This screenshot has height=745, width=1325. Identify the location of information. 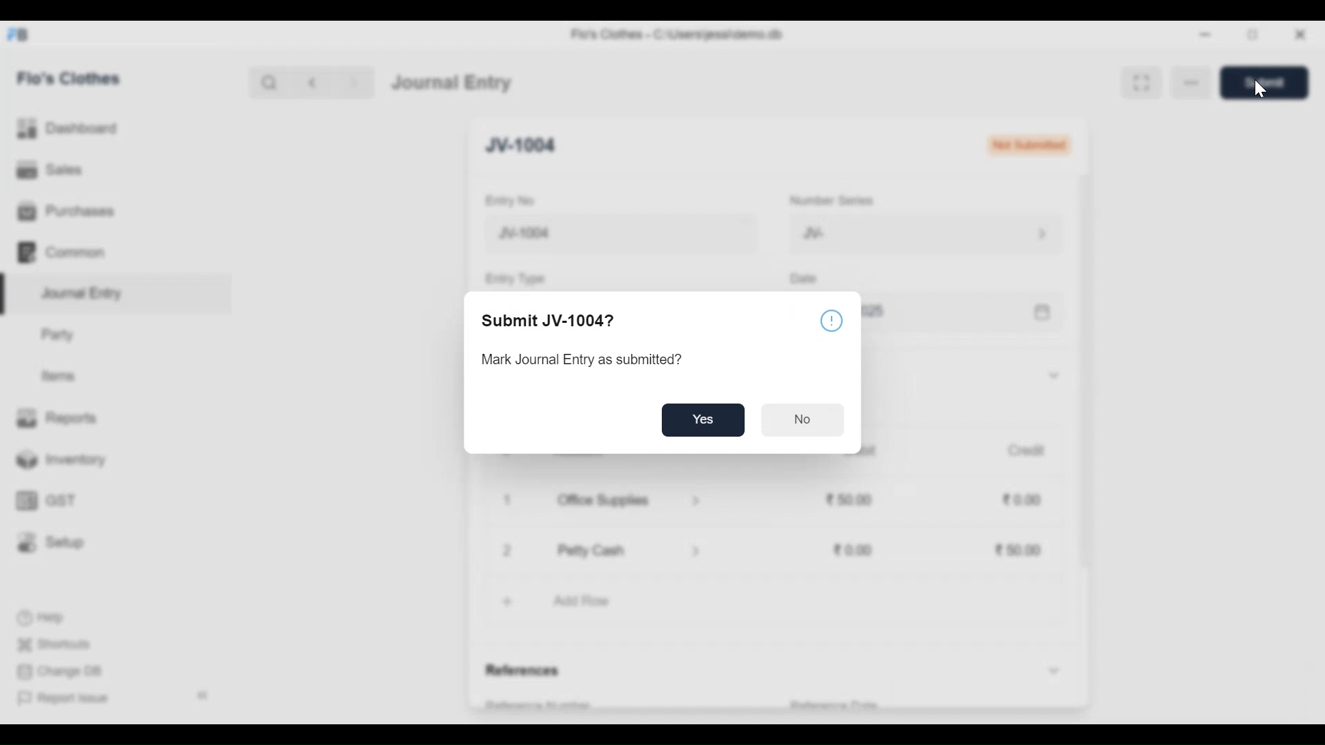
(831, 319).